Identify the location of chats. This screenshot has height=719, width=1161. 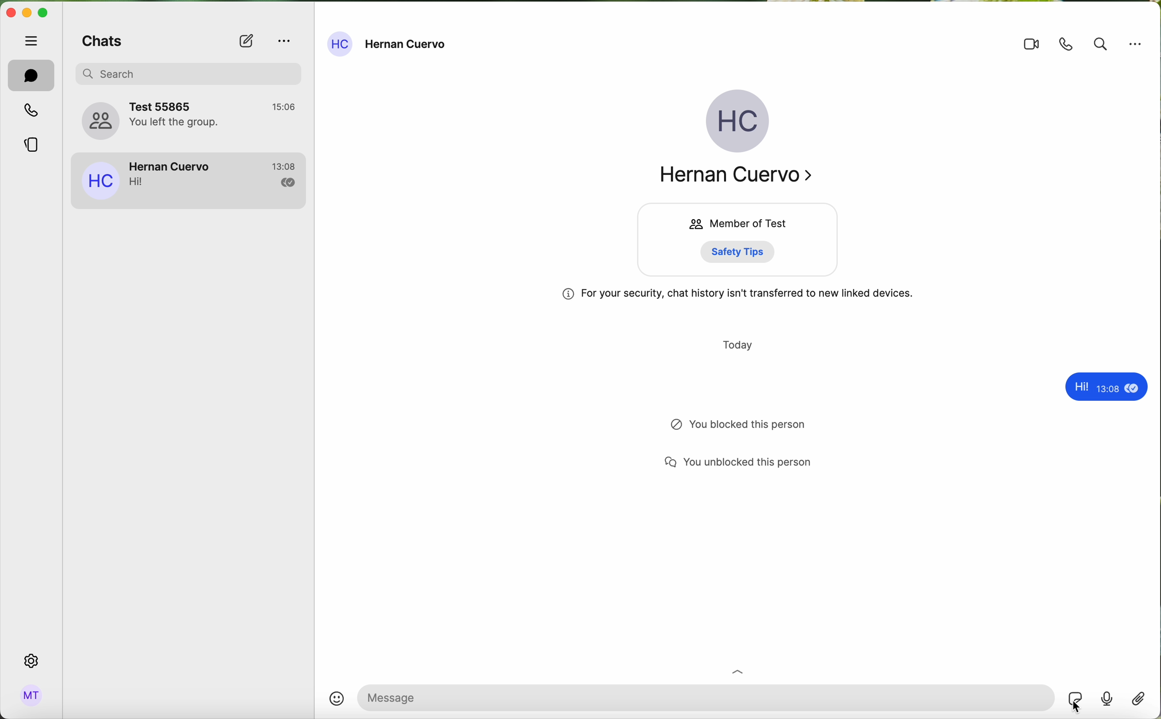
(31, 75).